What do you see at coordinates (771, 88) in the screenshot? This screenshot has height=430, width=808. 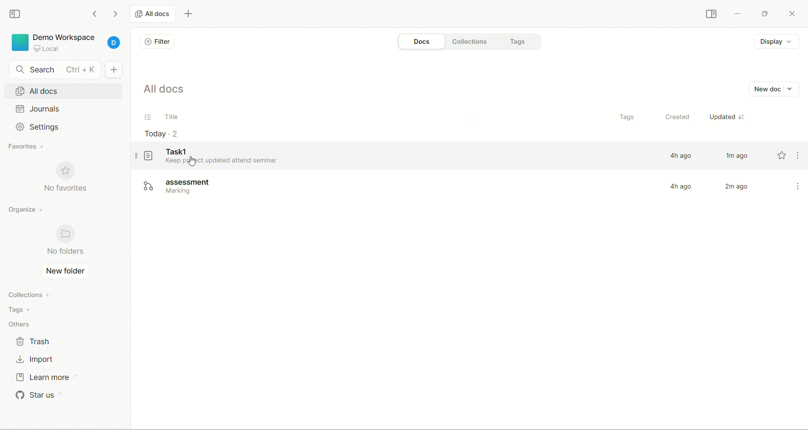 I see `new docs` at bounding box center [771, 88].